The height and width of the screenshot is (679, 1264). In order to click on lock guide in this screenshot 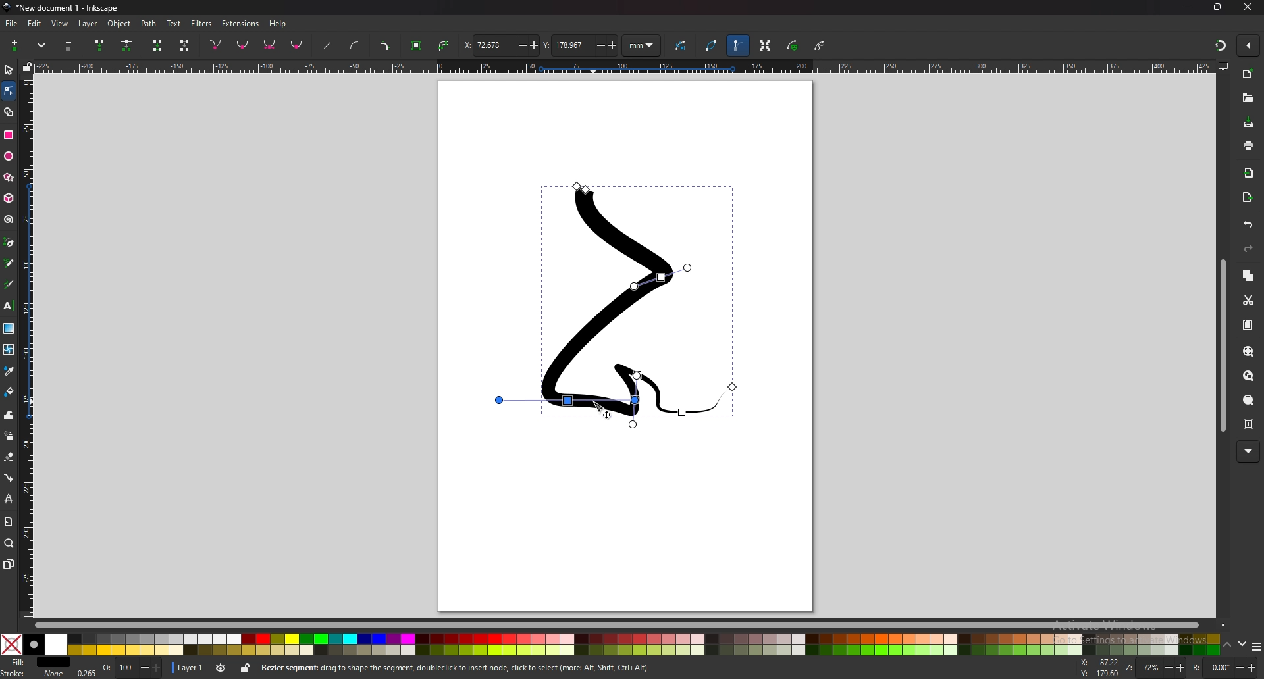, I will do `click(26, 66)`.